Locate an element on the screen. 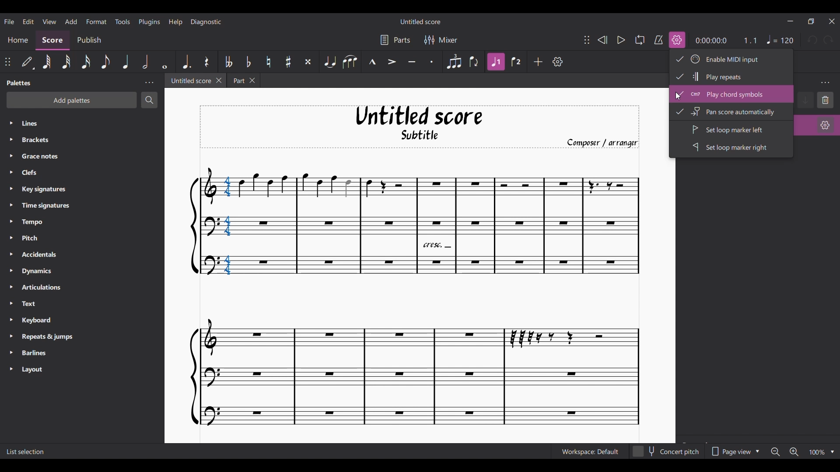  Description of current selection is located at coordinates (28, 451).